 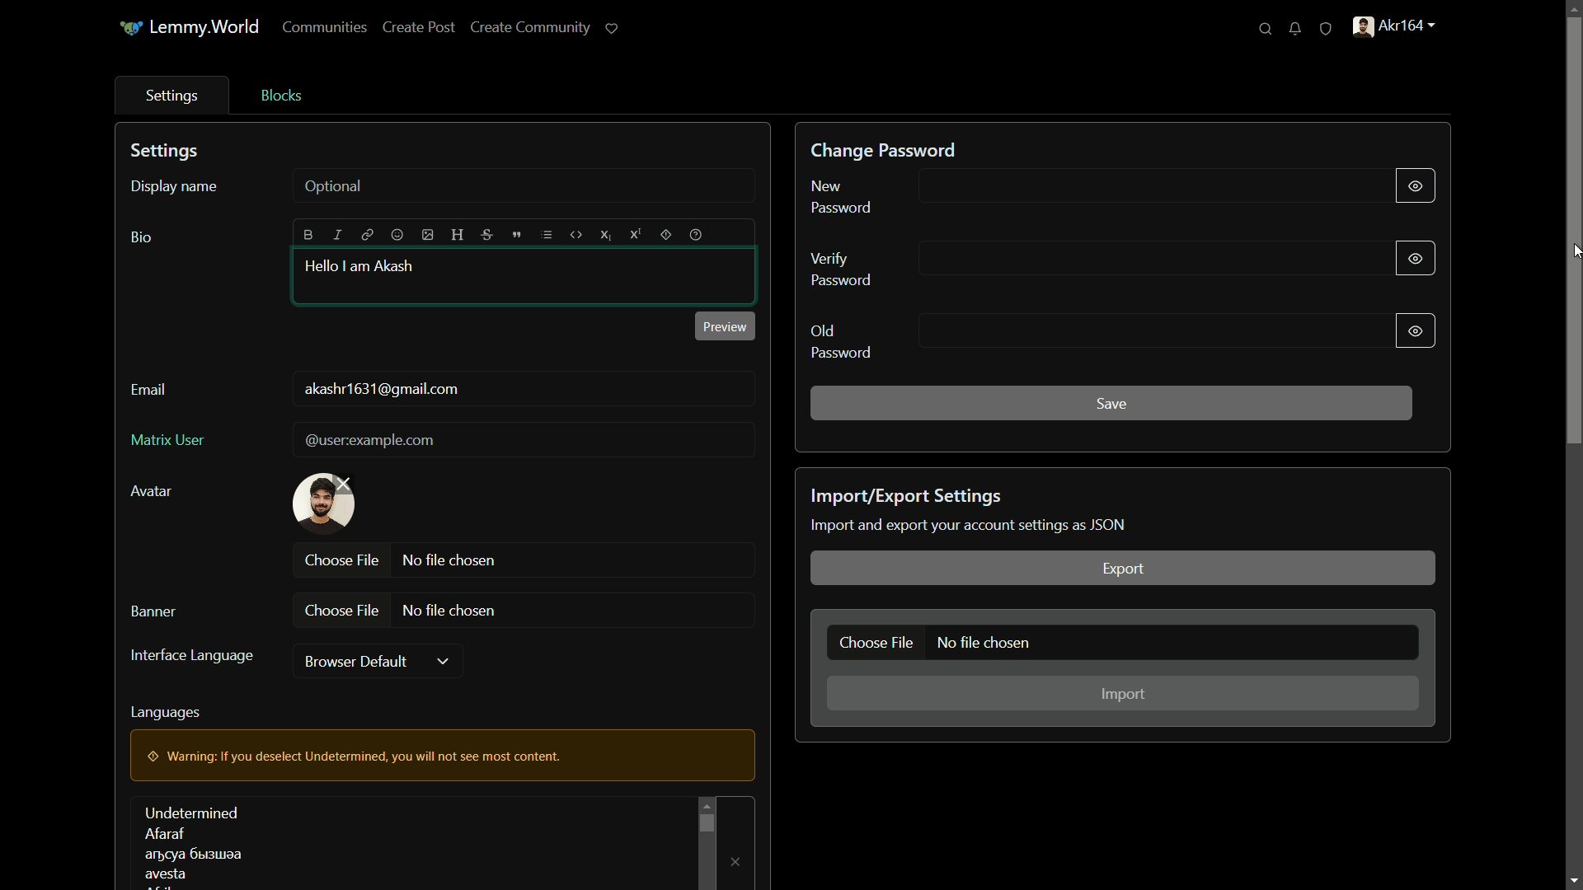 I want to click on emoji, so click(x=398, y=234).